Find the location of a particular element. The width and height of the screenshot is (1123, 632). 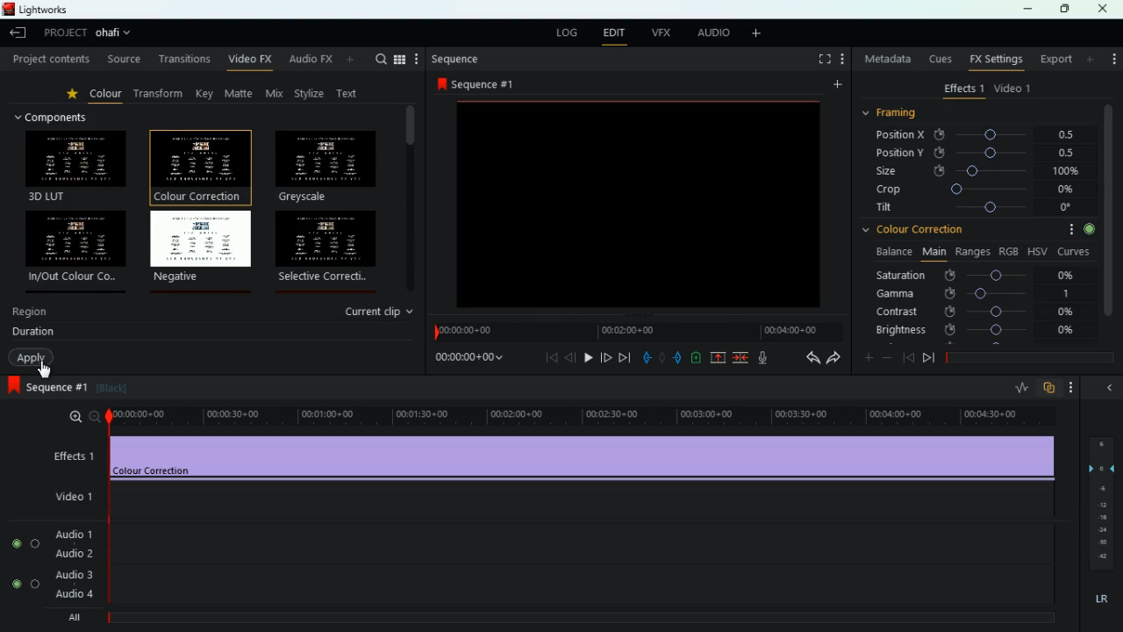

region is located at coordinates (32, 314).